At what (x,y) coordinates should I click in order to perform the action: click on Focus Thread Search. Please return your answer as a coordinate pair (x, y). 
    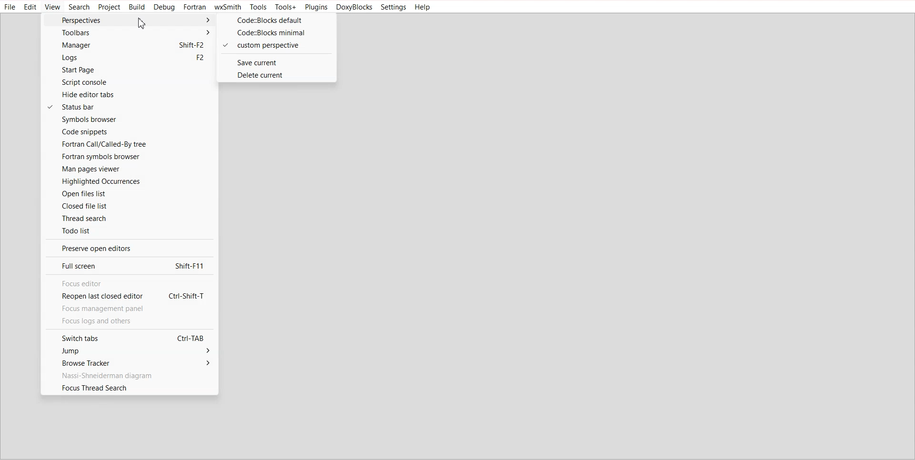
    Looking at the image, I should click on (130, 388).